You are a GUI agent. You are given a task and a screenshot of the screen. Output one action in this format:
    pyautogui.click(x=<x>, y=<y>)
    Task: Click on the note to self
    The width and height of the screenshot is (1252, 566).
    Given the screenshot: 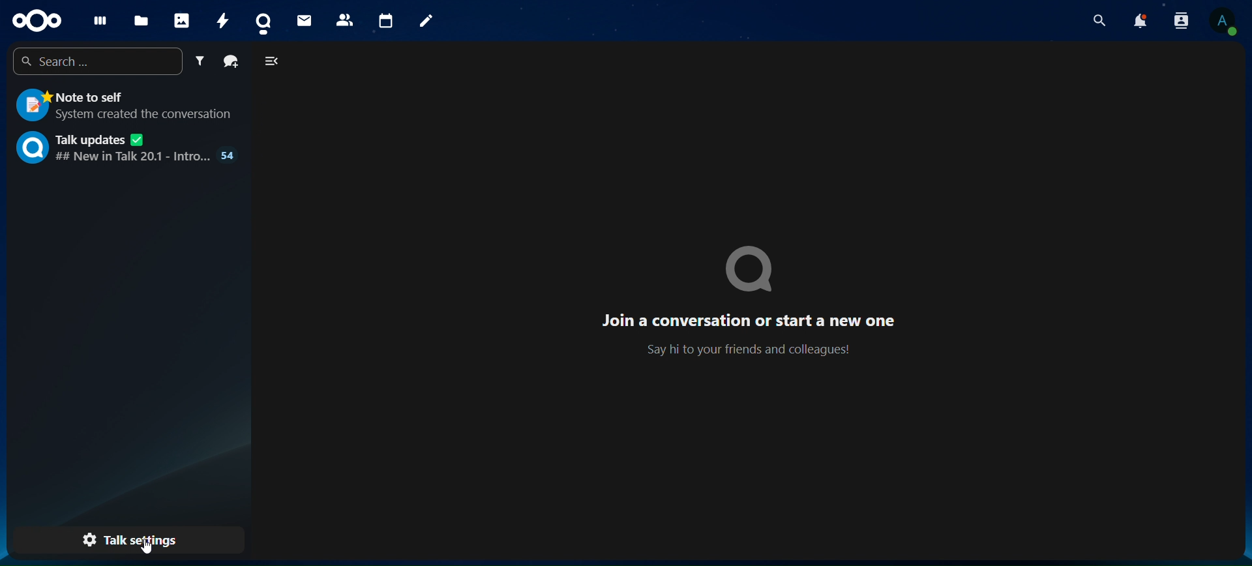 What is the action you would take?
    pyautogui.click(x=122, y=102)
    